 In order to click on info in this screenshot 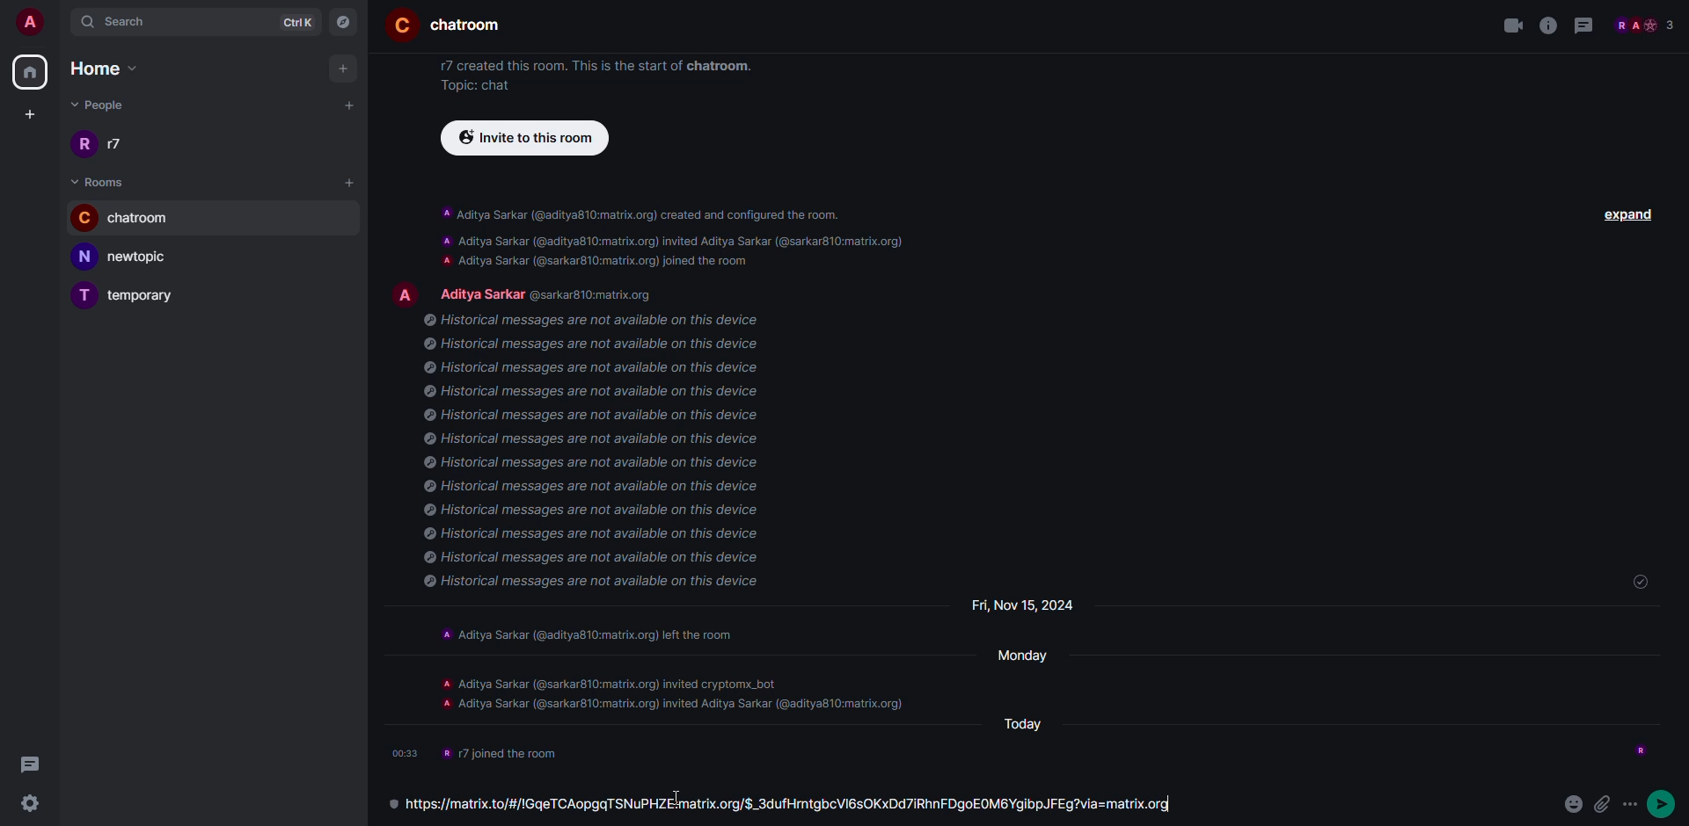, I will do `click(1548, 25)`.